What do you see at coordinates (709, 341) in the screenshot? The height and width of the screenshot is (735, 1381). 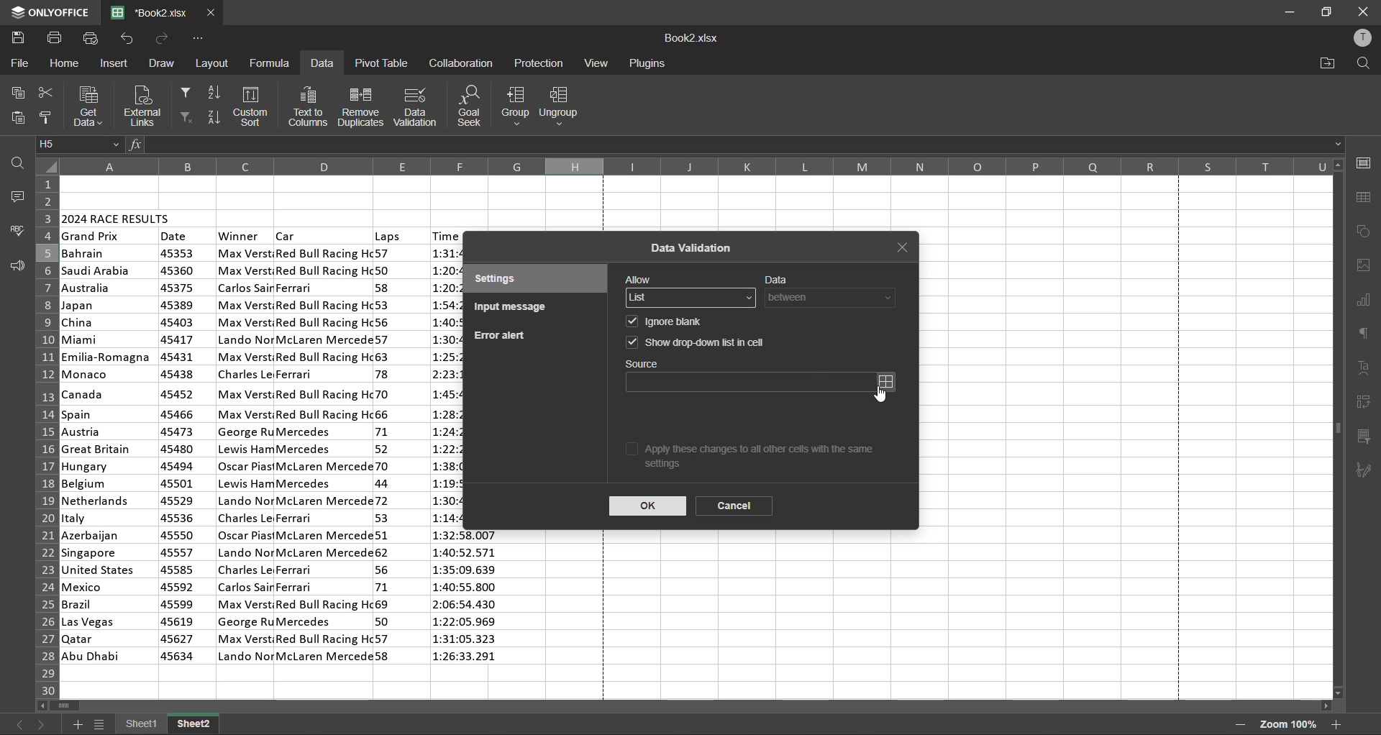 I see `show drop-down list in cell` at bounding box center [709, 341].